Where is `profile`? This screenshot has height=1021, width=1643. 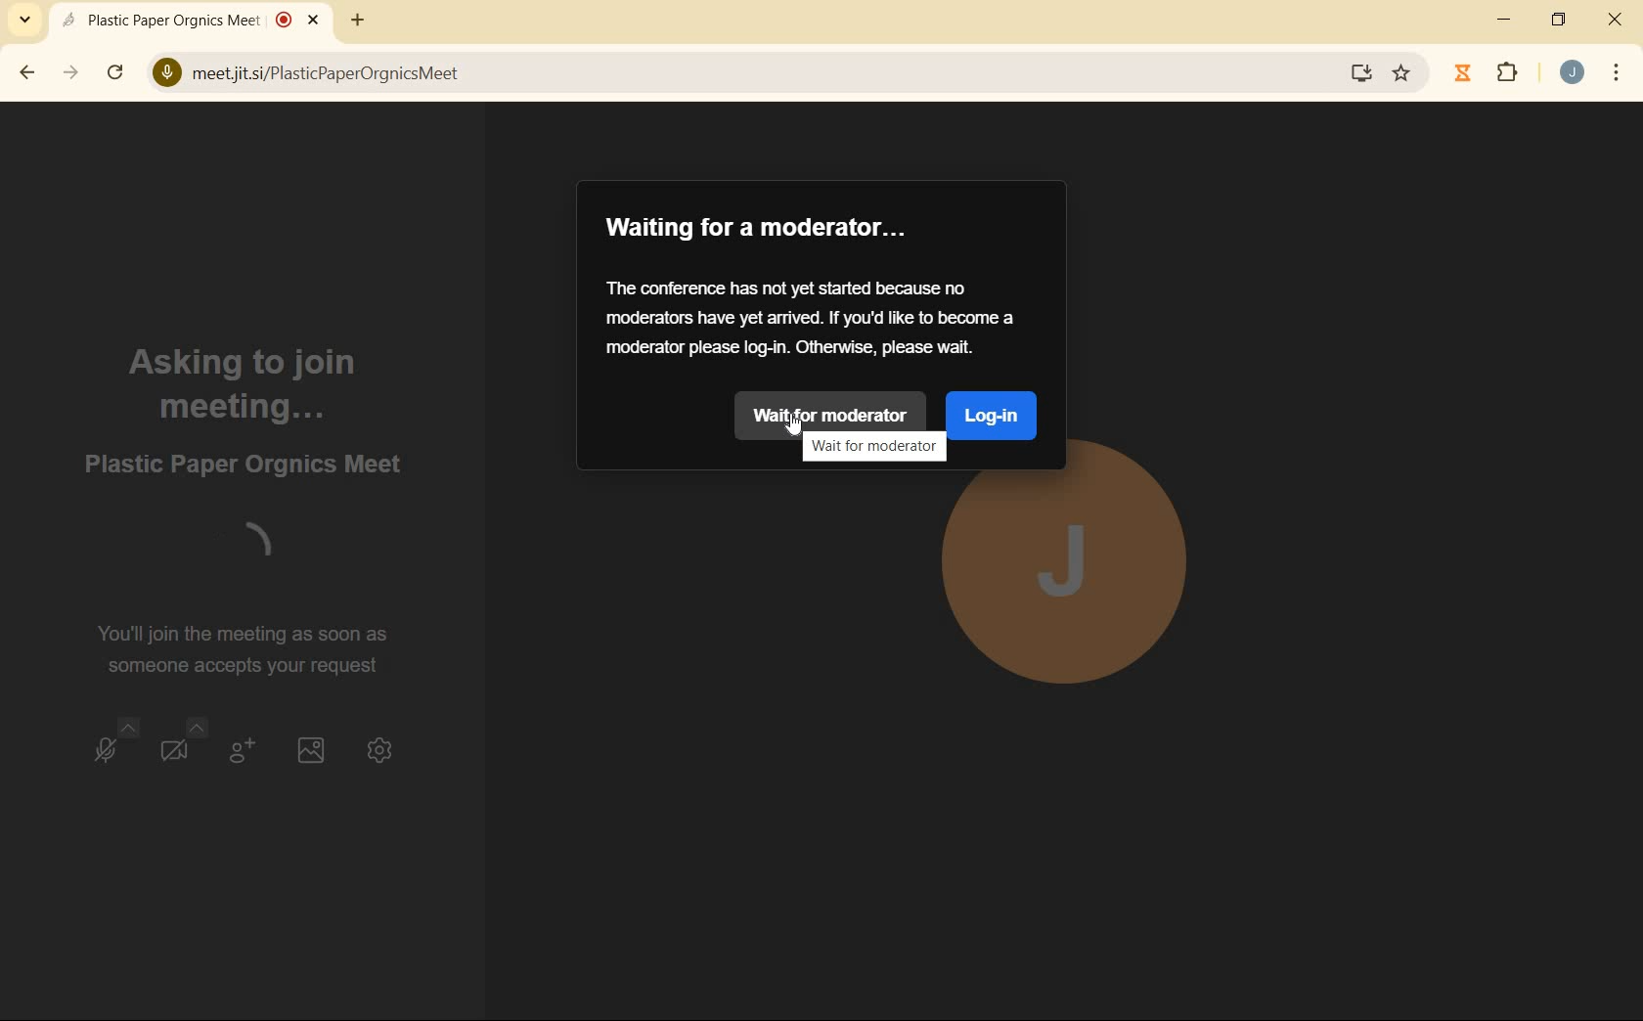
profile is located at coordinates (1070, 583).